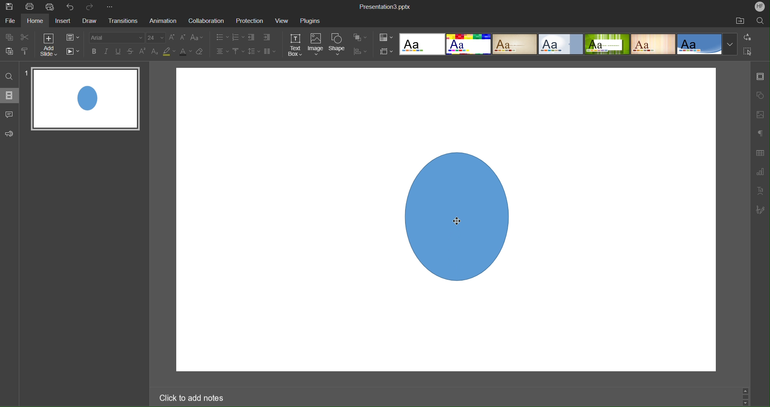 Image resolution: width=770 pixels, height=407 pixels. What do you see at coordinates (746, 395) in the screenshot?
I see `Scroll bar` at bounding box center [746, 395].